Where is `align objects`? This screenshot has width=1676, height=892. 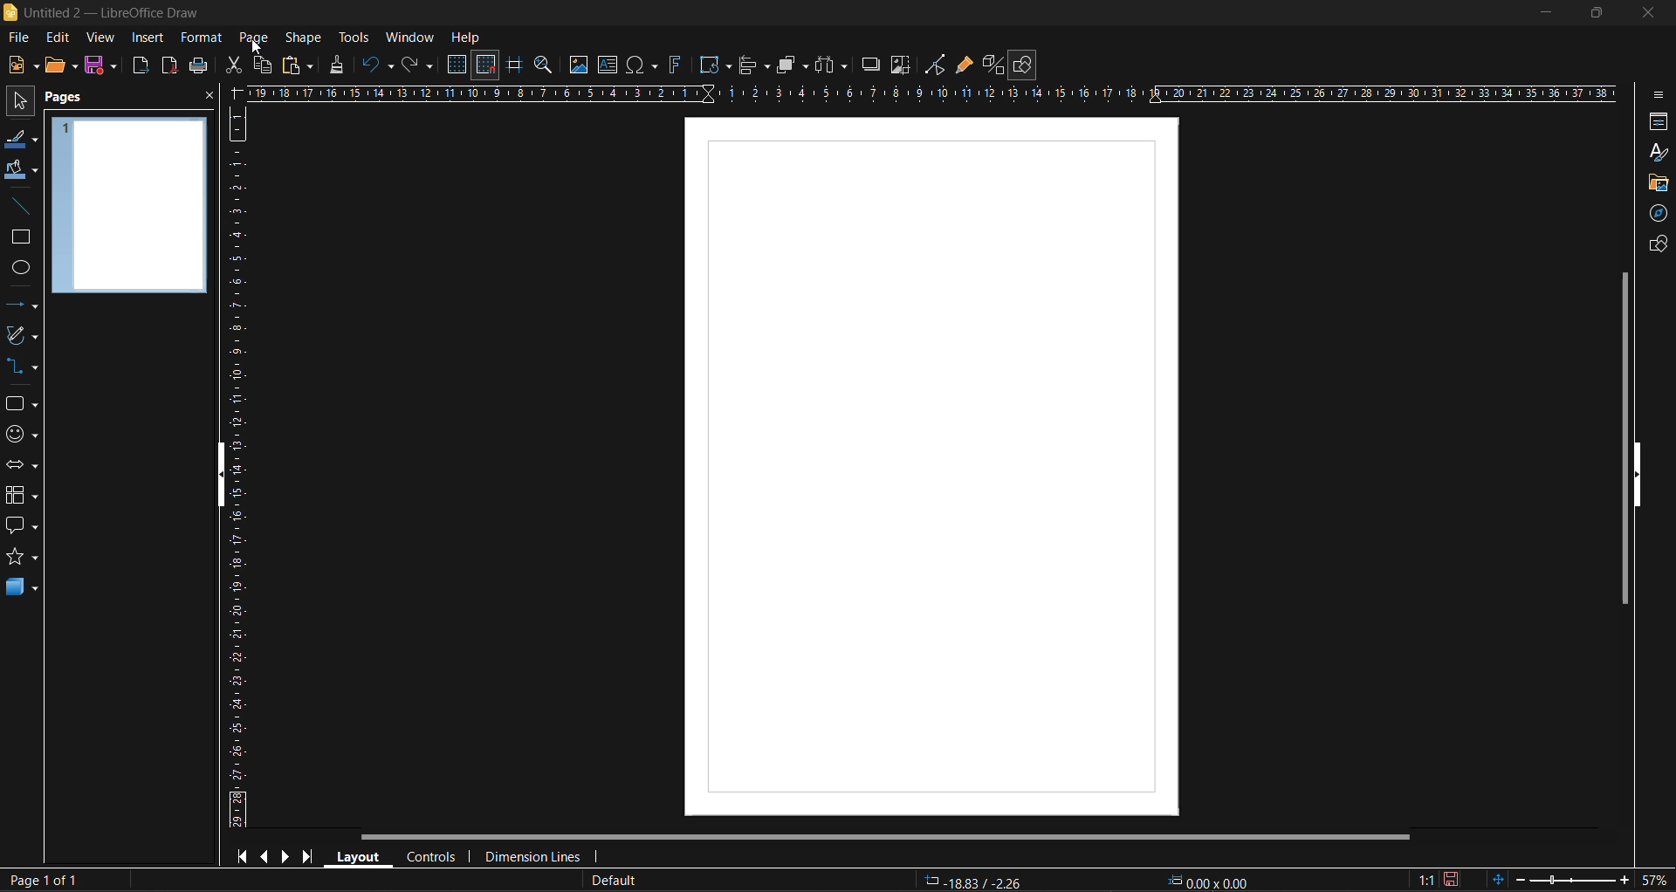
align objects is located at coordinates (753, 67).